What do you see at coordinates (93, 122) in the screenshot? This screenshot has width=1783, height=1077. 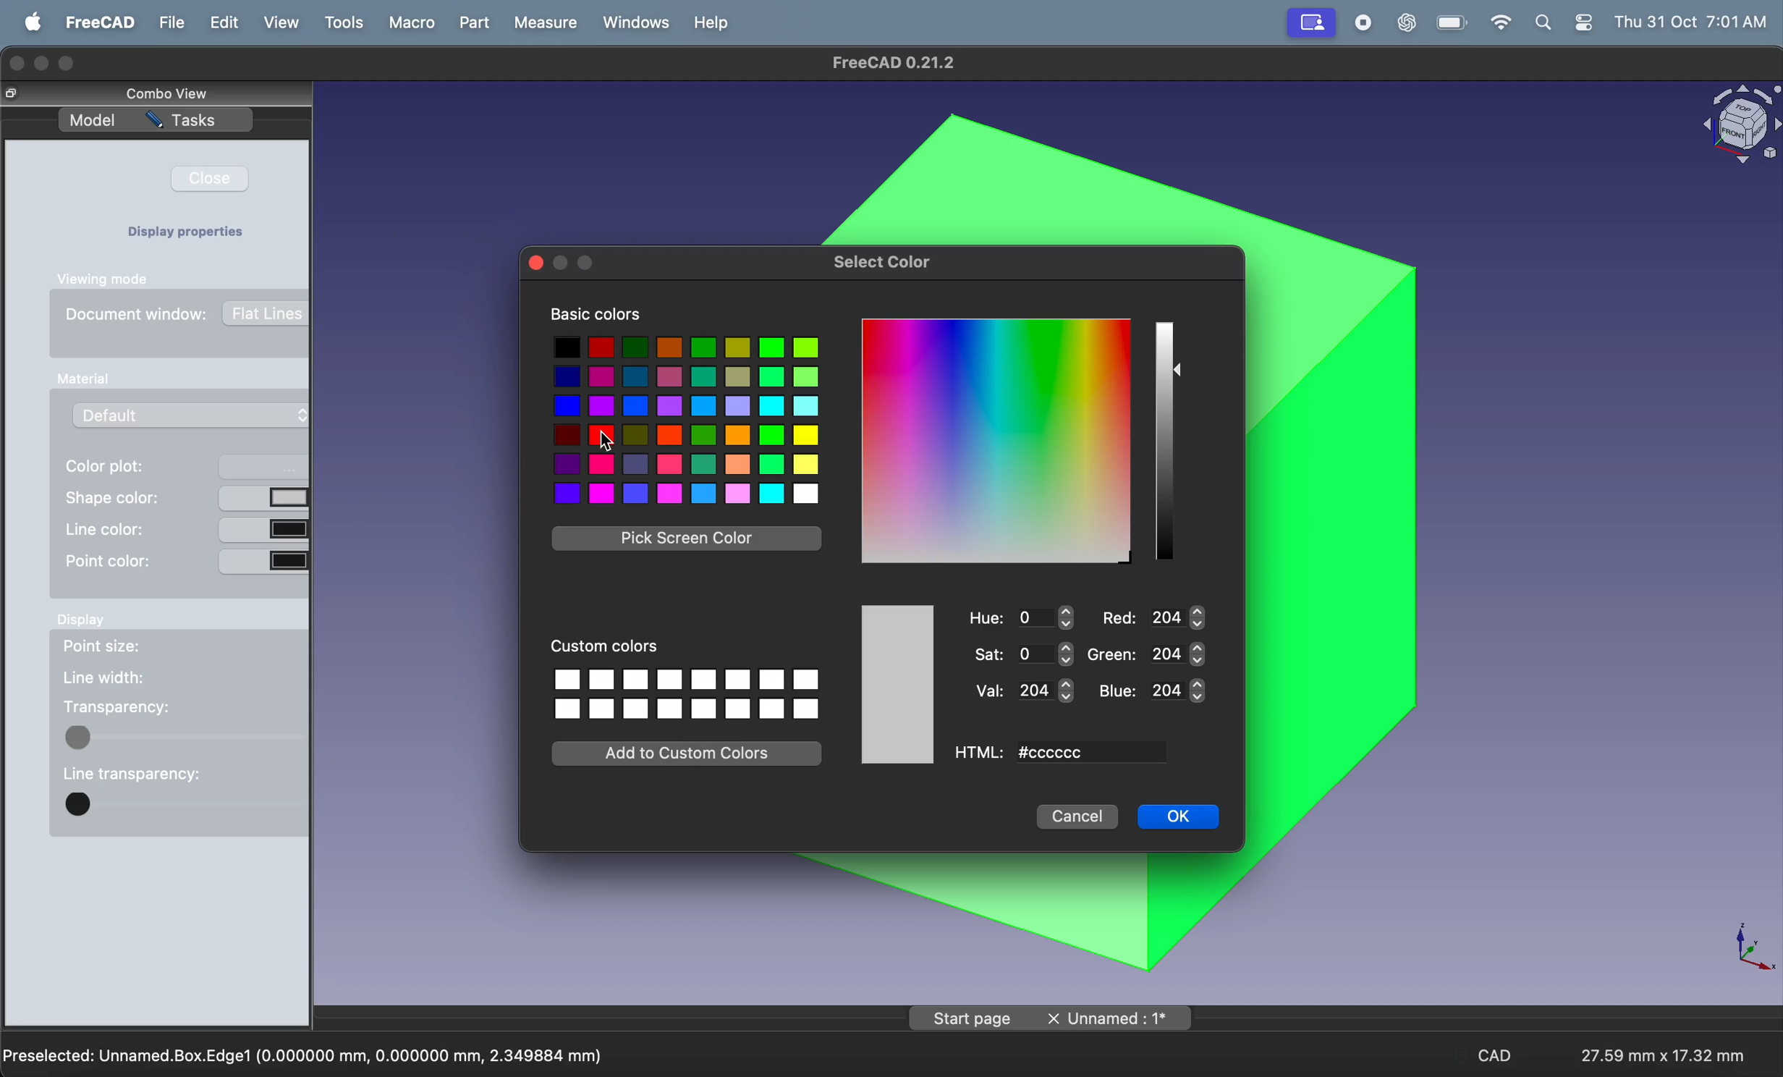 I see `model` at bounding box center [93, 122].